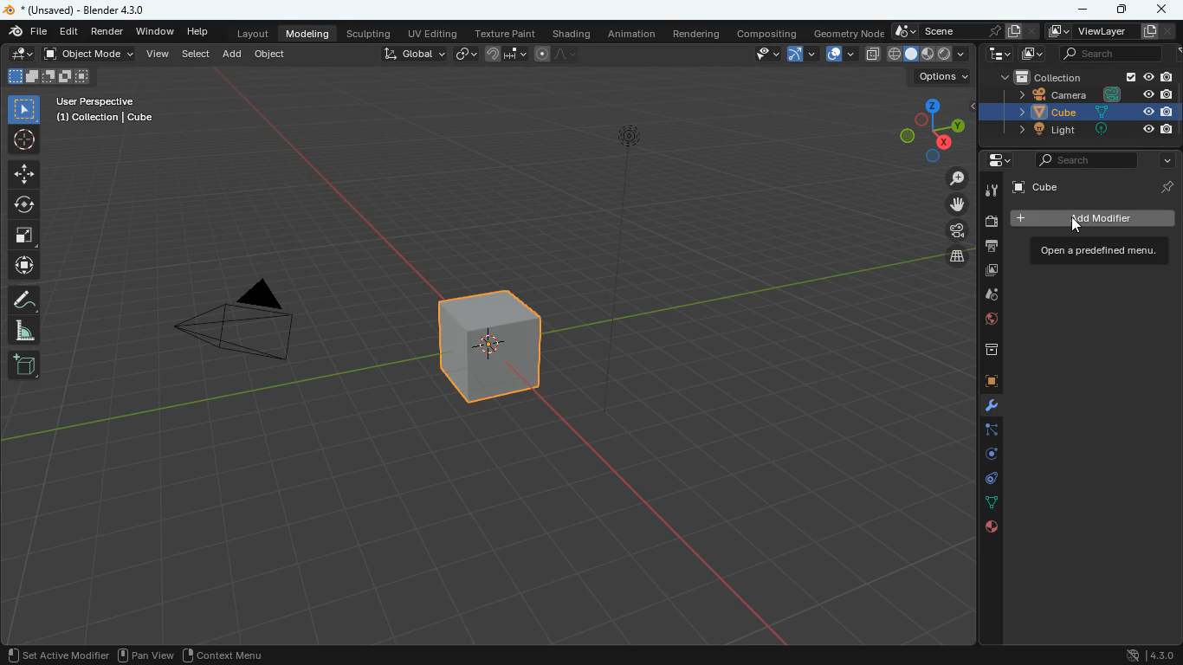 The width and height of the screenshot is (1183, 665). What do you see at coordinates (311, 34) in the screenshot?
I see `modeling` at bounding box center [311, 34].